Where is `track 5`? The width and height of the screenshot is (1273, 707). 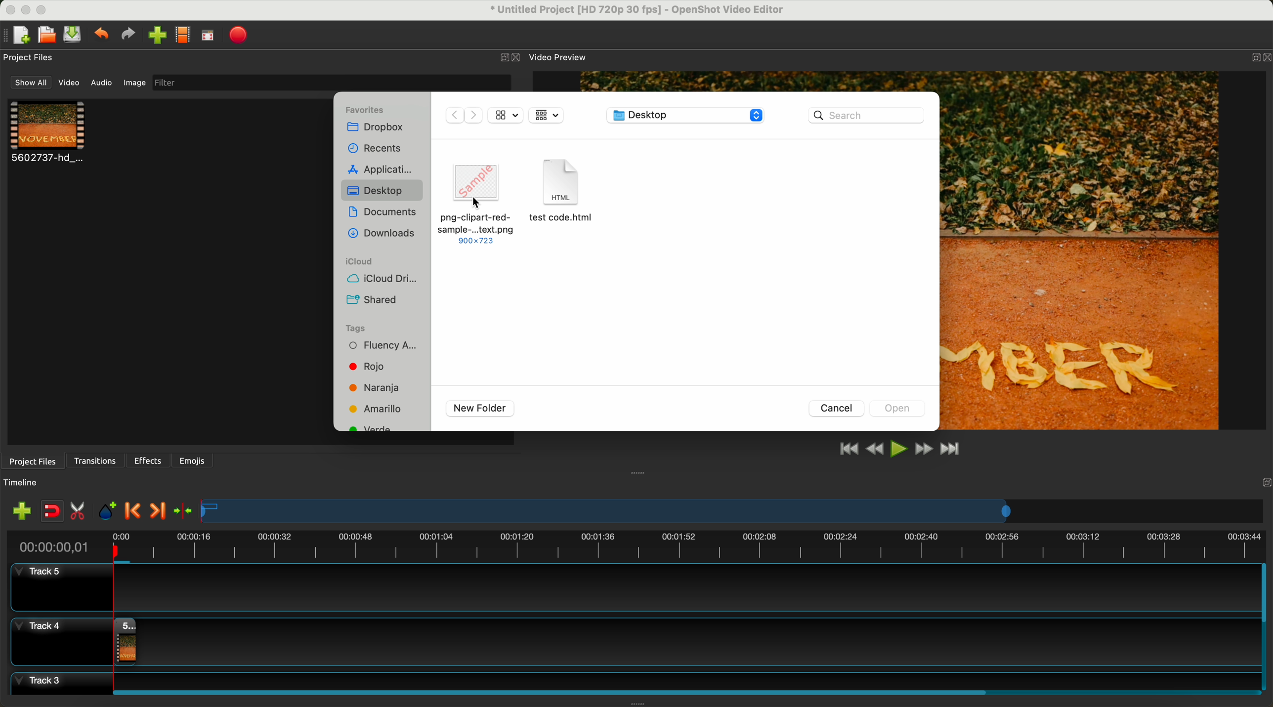
track 5 is located at coordinates (628, 588).